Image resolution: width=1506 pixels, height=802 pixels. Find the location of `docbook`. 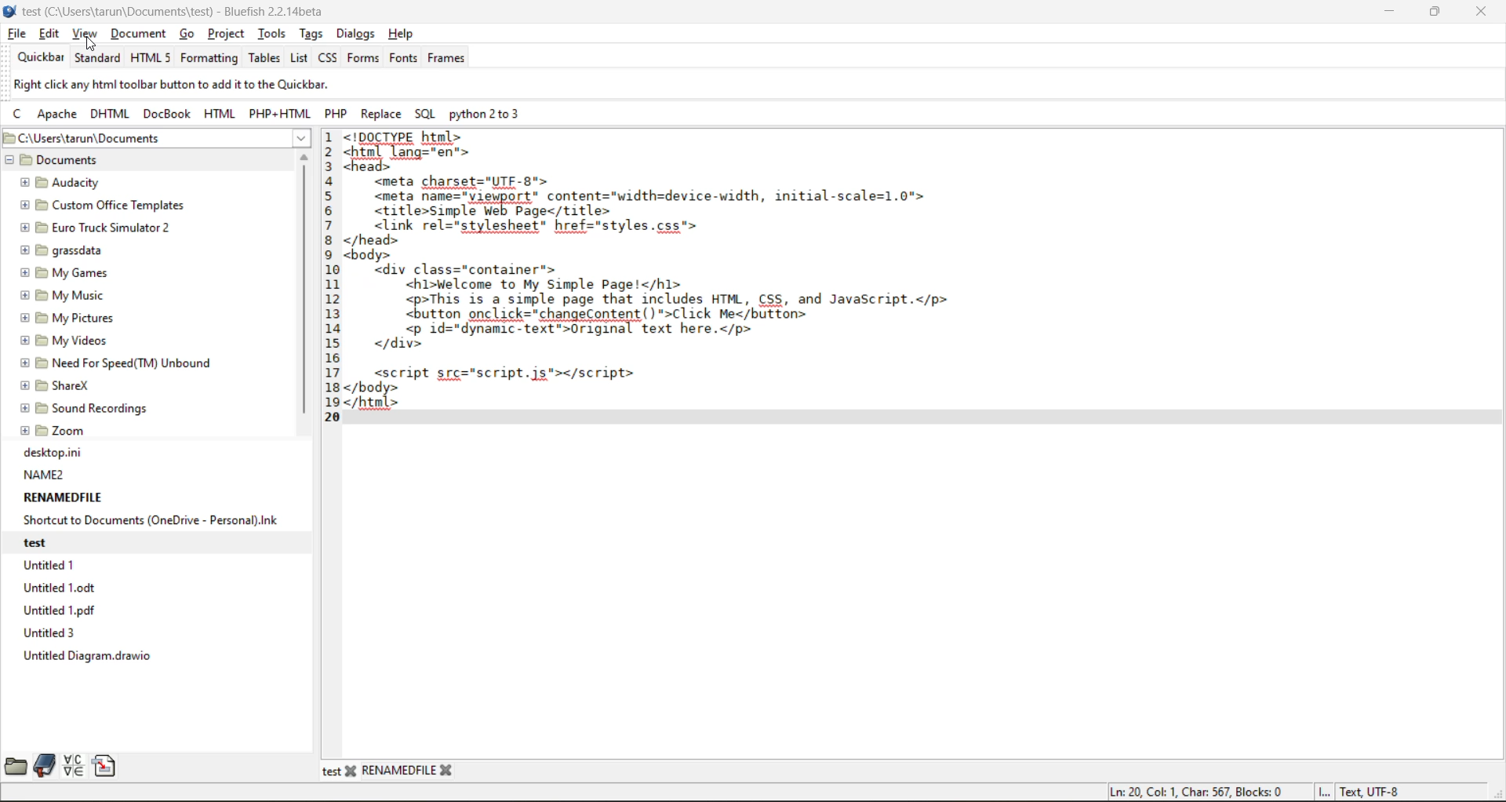

docbook is located at coordinates (168, 116).